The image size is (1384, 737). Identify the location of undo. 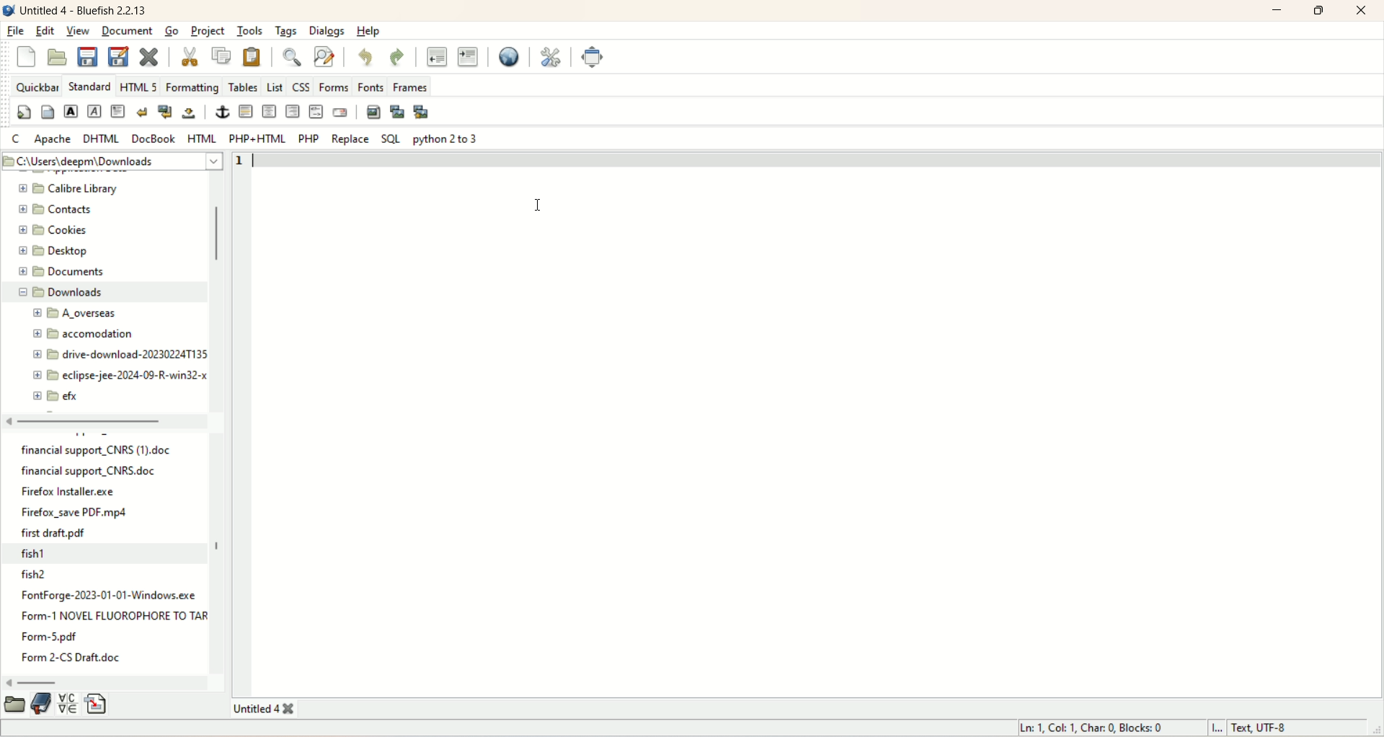
(367, 57).